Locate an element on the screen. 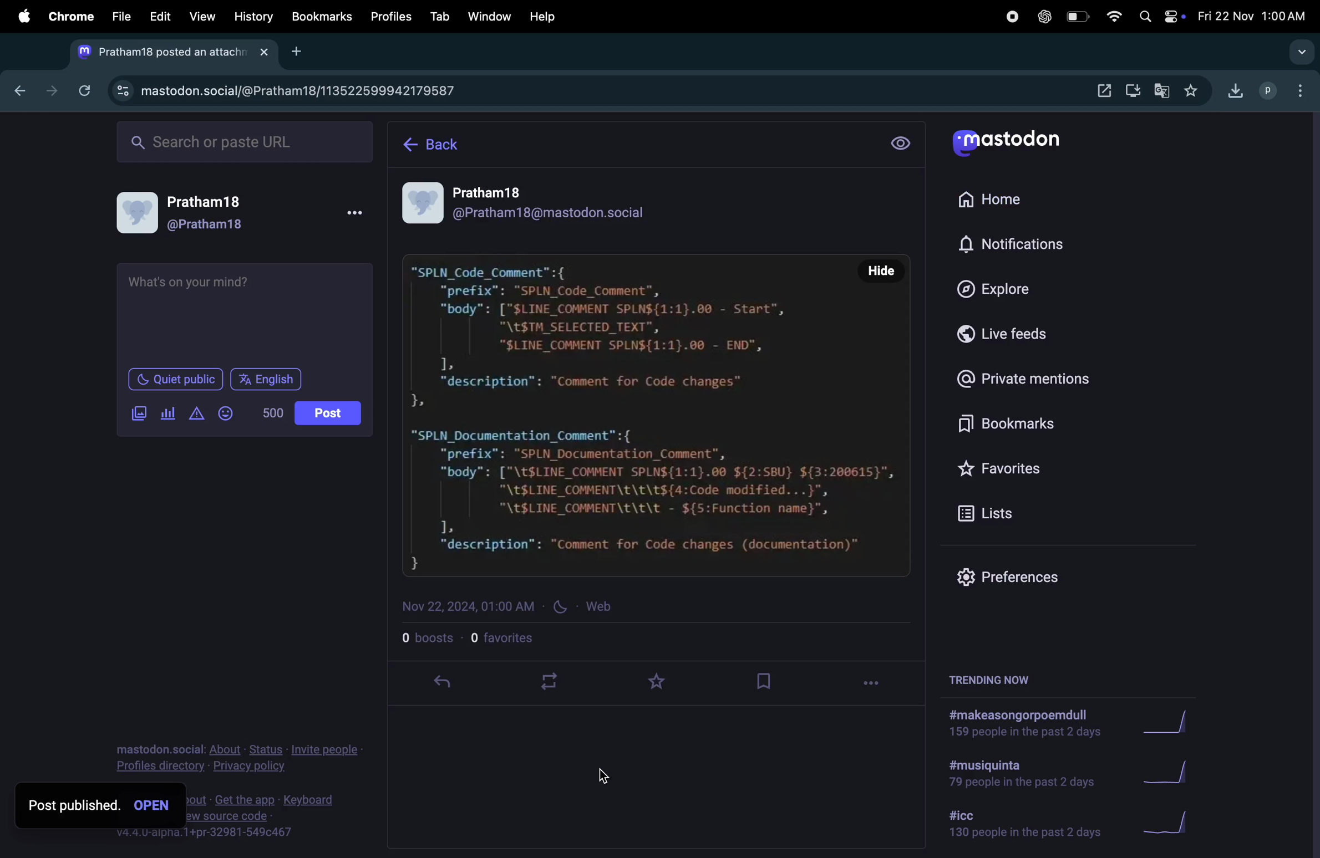 The image size is (1320, 858). quiet public is located at coordinates (169, 378).